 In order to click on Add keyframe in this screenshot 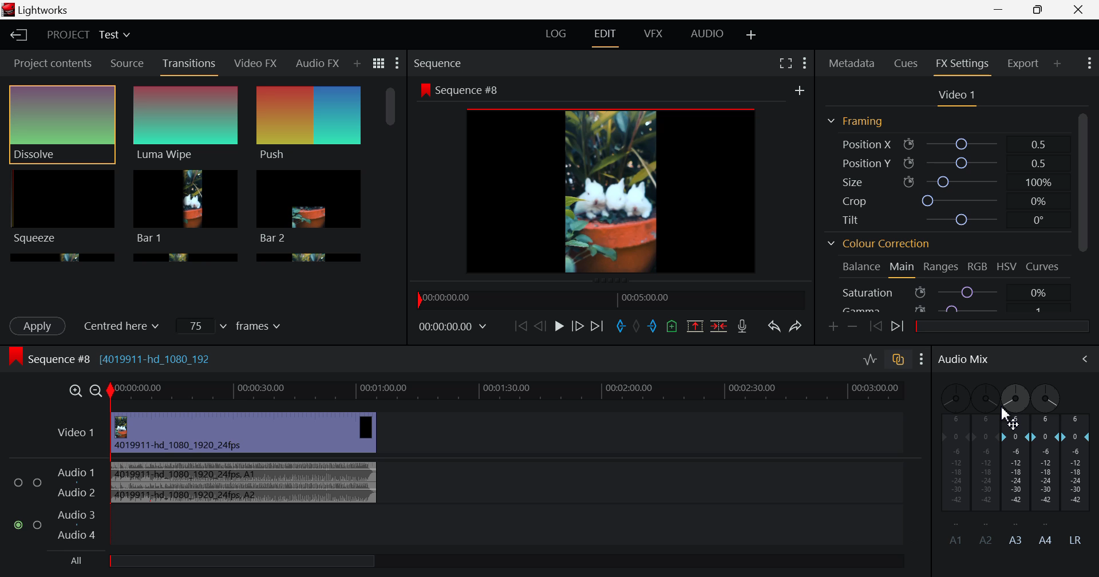, I will do `click(831, 328)`.